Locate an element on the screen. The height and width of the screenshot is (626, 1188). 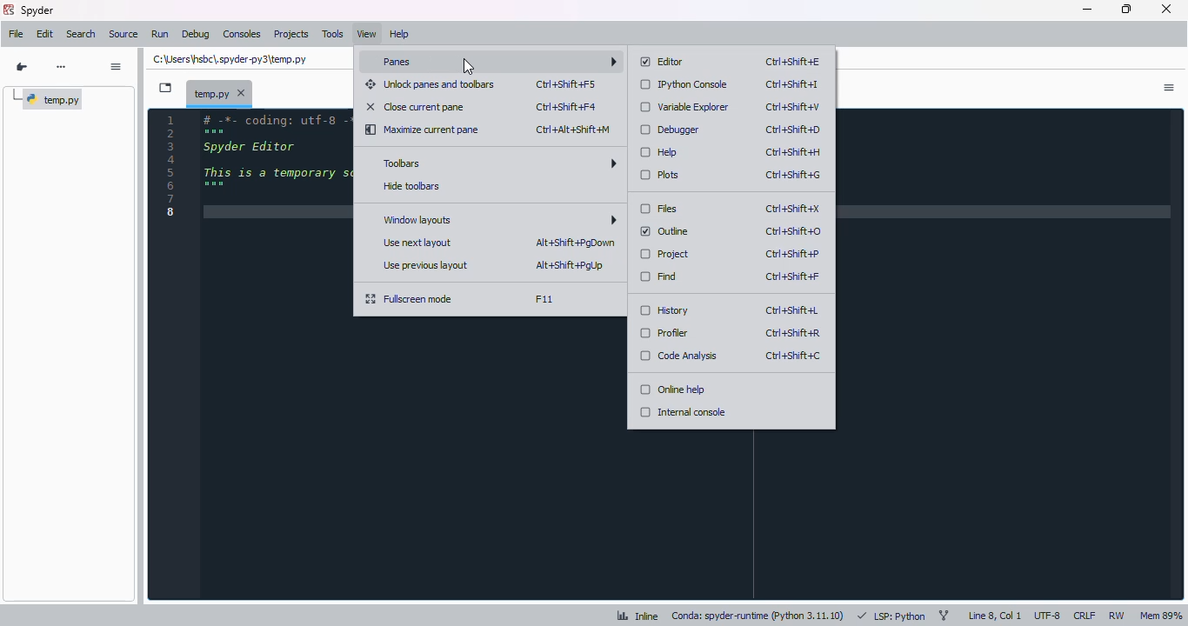
options is located at coordinates (117, 67).